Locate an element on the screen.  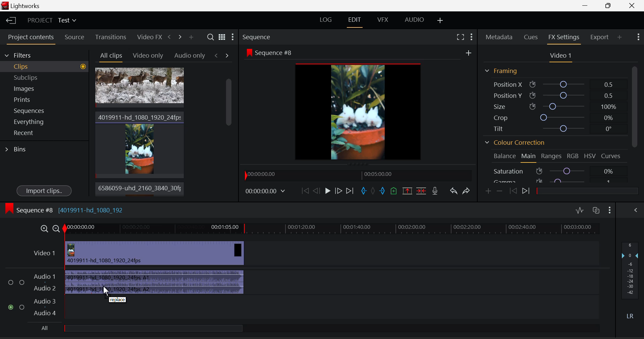
Video only is located at coordinates (147, 55).